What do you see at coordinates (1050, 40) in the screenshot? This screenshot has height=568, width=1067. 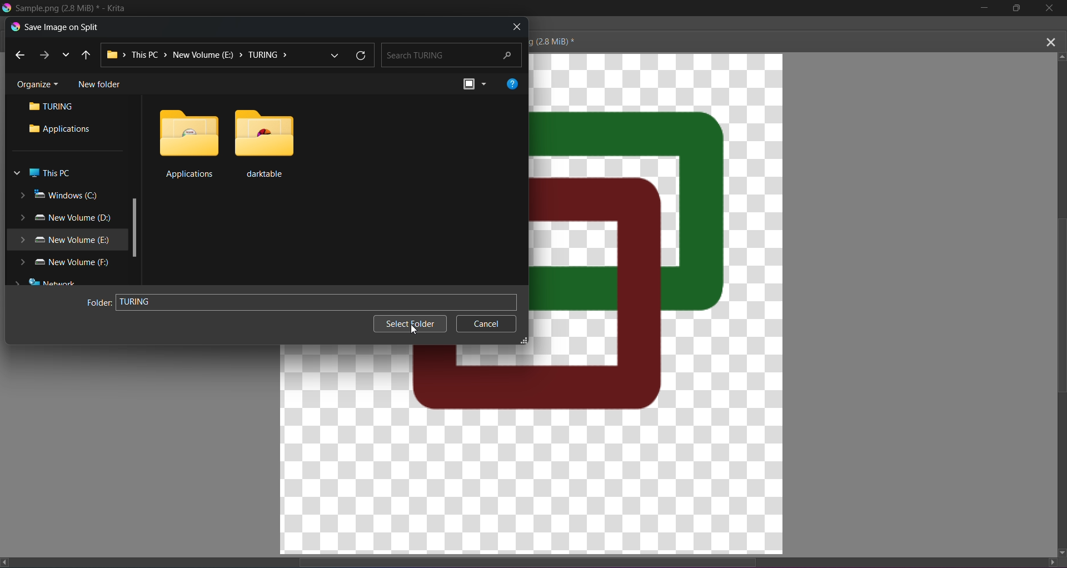 I see `Close Canvas` at bounding box center [1050, 40].